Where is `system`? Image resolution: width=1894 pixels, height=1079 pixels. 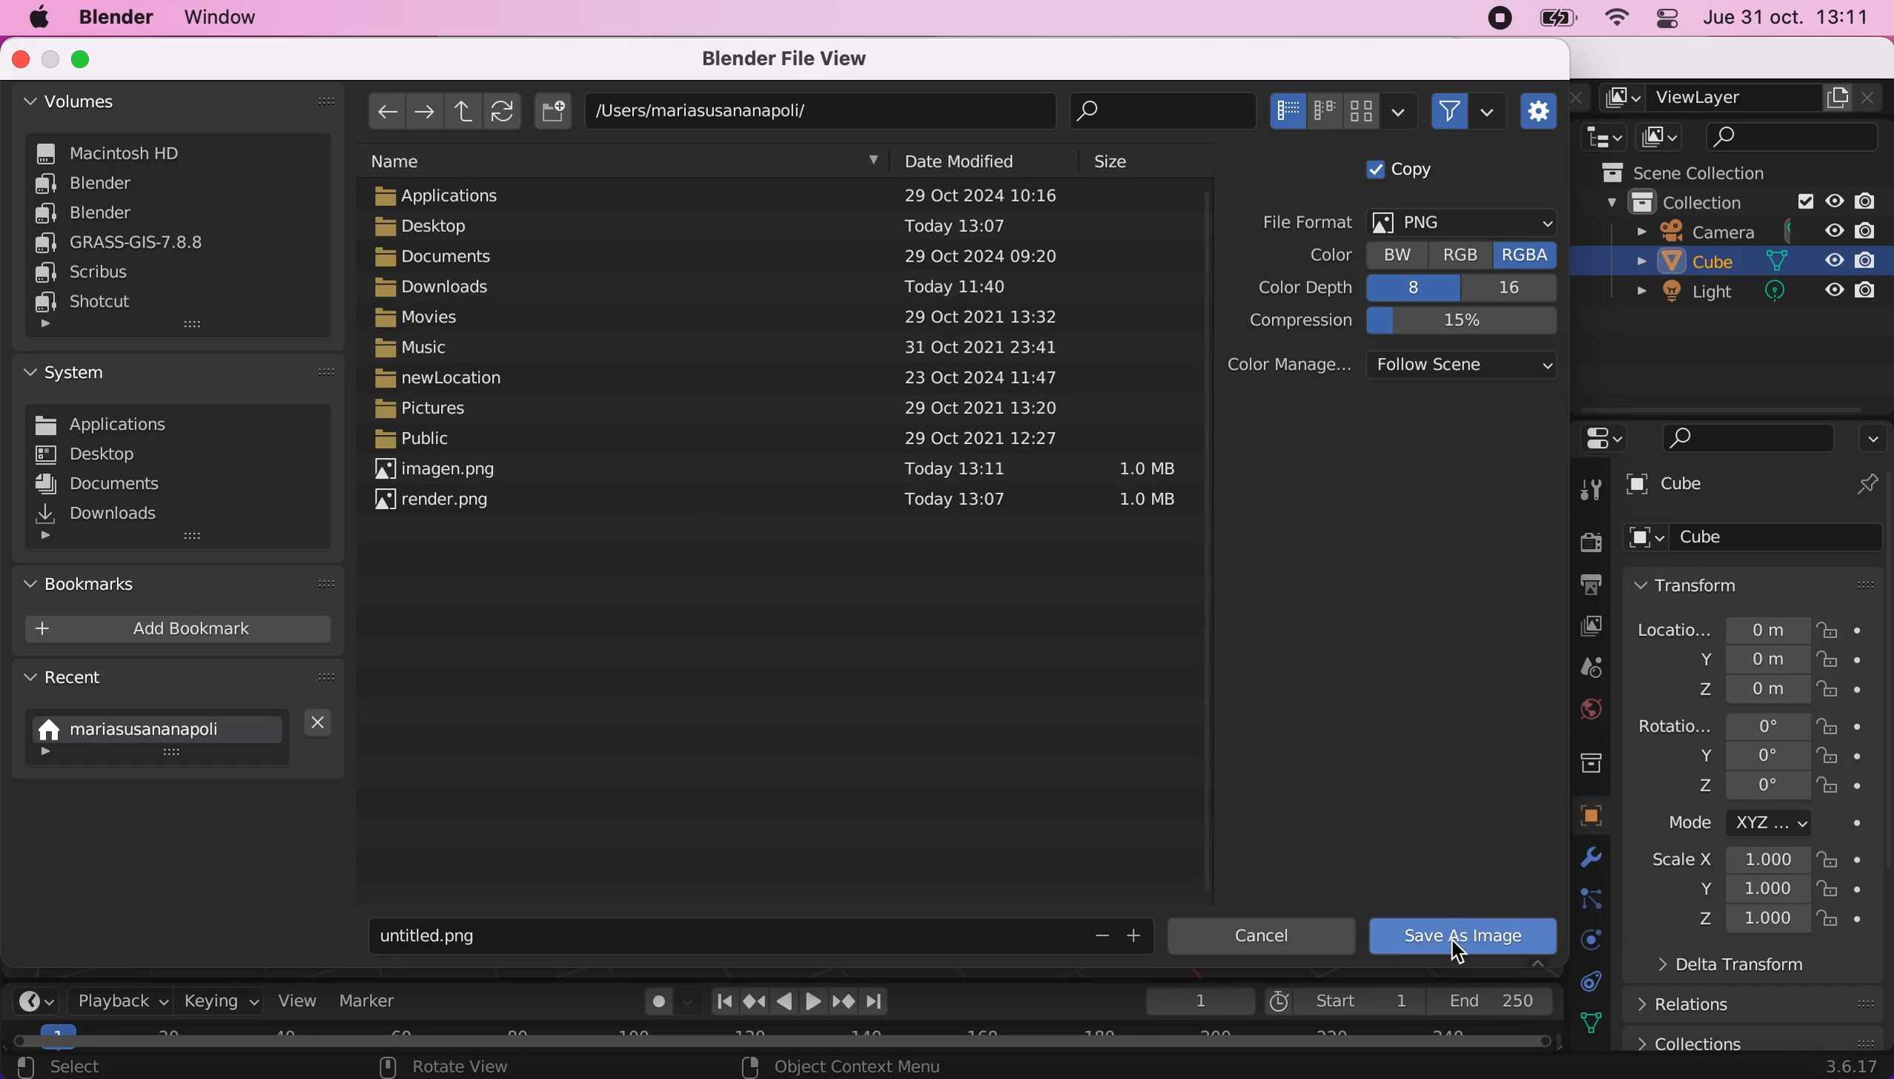 system is located at coordinates (174, 460).